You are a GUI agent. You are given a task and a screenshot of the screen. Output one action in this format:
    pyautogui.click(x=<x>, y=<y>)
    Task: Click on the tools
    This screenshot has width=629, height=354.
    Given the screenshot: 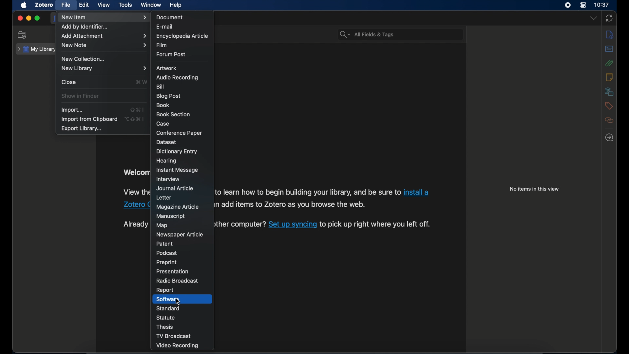 What is the action you would take?
    pyautogui.click(x=125, y=5)
    